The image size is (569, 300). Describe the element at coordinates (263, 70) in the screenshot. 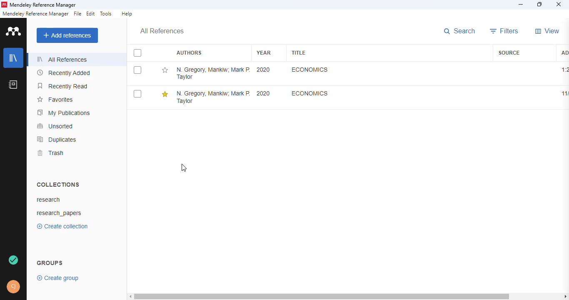

I see `2020` at that location.